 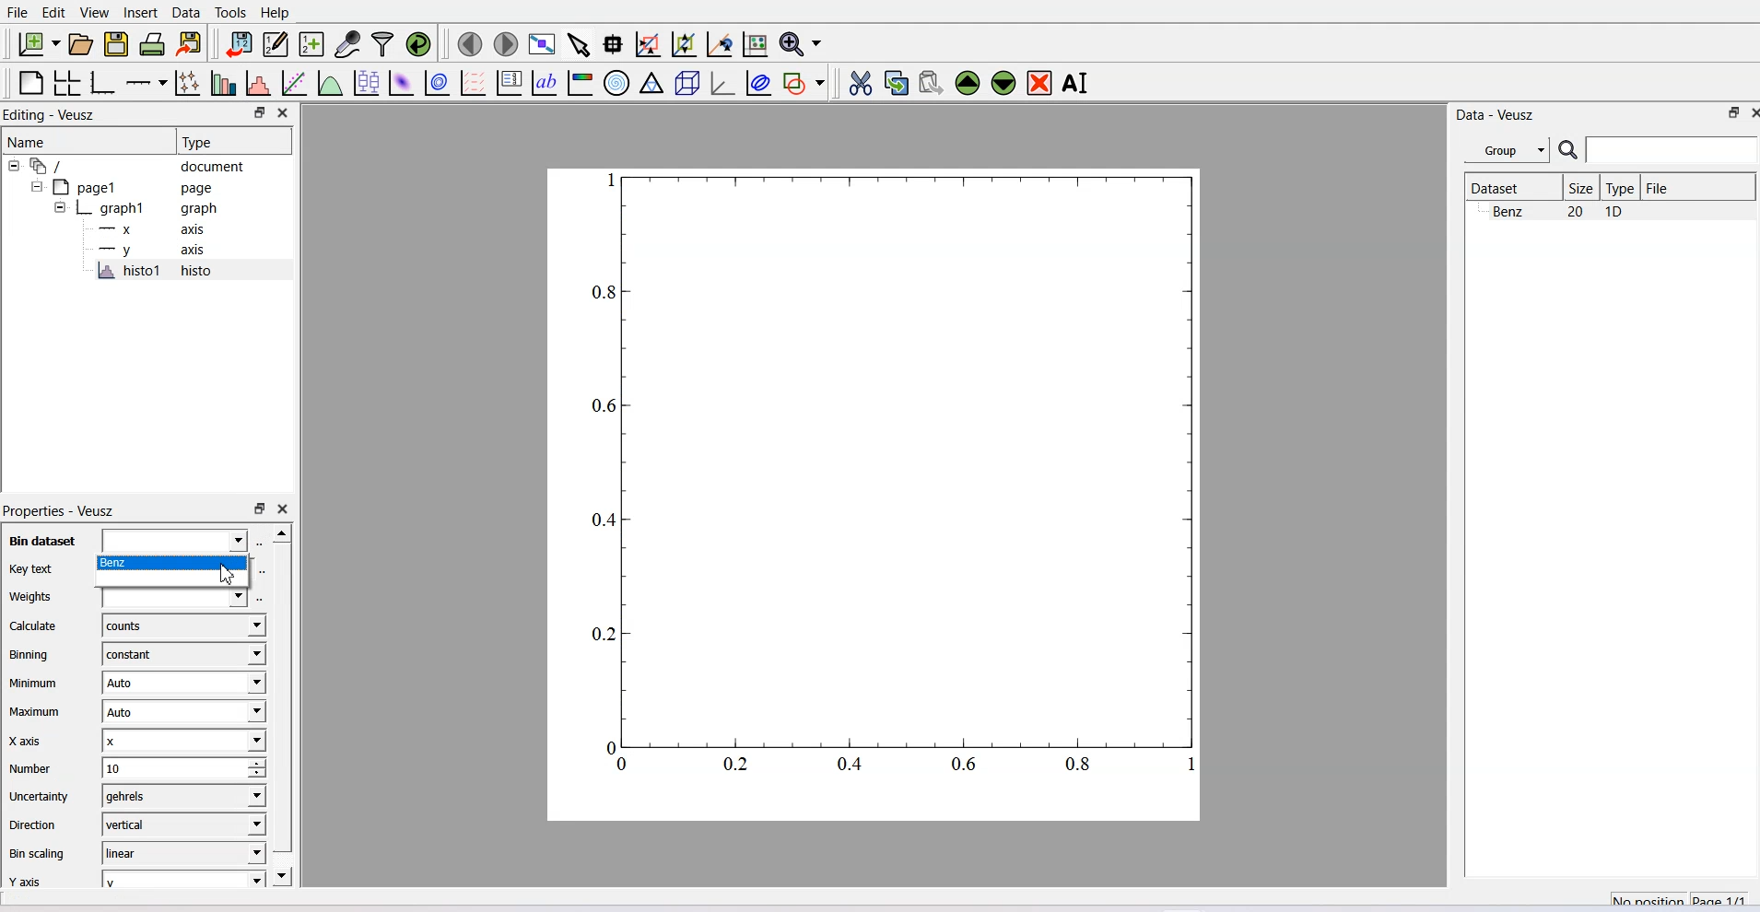 What do you see at coordinates (543, 83) in the screenshot?
I see `Text label` at bounding box center [543, 83].